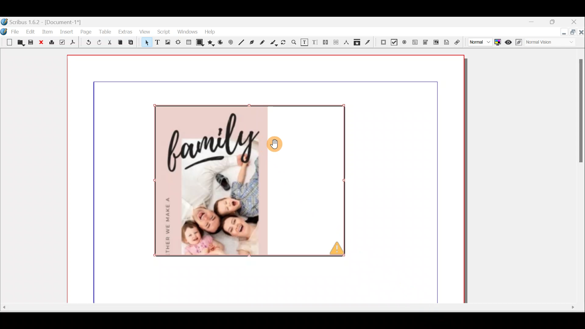 The width and height of the screenshot is (585, 329). Describe the element at coordinates (425, 42) in the screenshot. I see `PDF combo box` at that location.